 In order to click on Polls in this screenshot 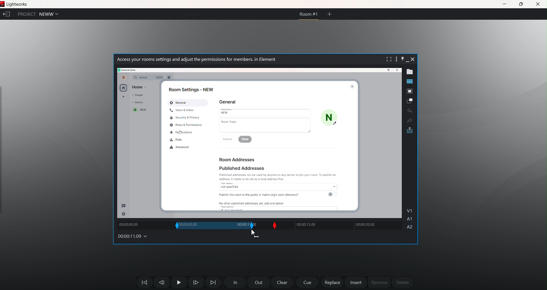, I will do `click(177, 139)`.